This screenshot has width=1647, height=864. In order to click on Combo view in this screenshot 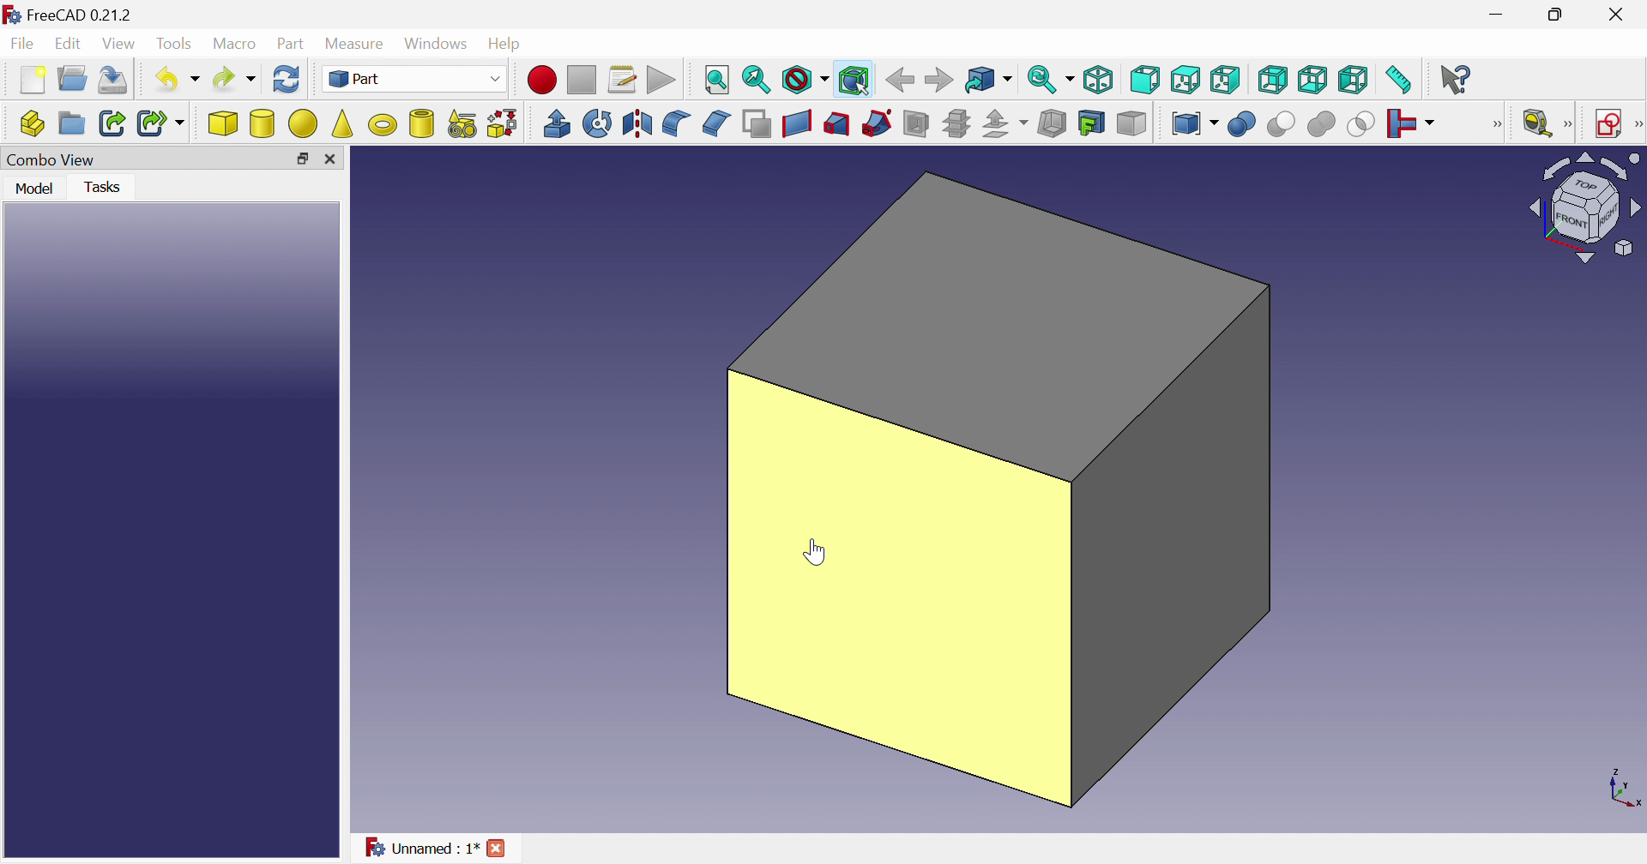, I will do `click(53, 159)`.